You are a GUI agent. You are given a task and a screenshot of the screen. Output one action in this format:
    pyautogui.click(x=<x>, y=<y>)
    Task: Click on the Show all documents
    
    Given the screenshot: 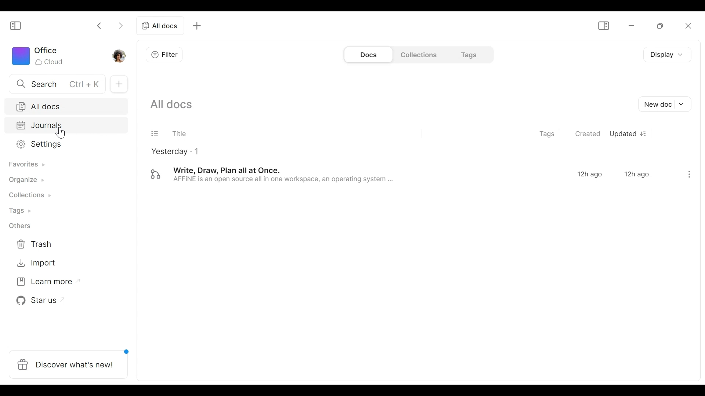 What is the action you would take?
    pyautogui.click(x=173, y=104)
    